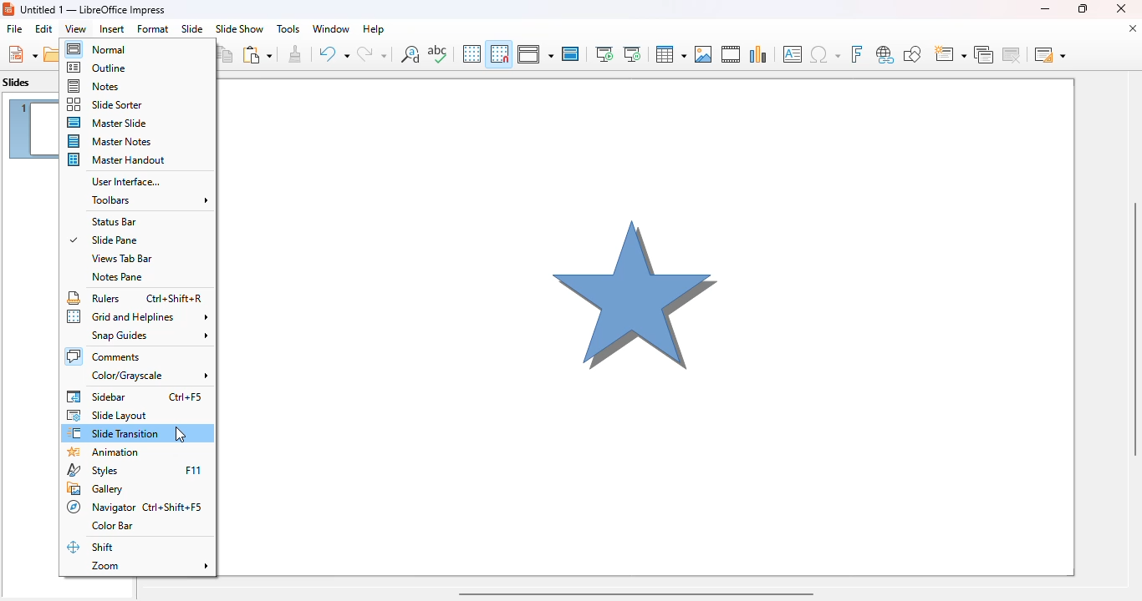 This screenshot has height=601, width=1142. What do you see at coordinates (114, 432) in the screenshot?
I see `slide transition` at bounding box center [114, 432].